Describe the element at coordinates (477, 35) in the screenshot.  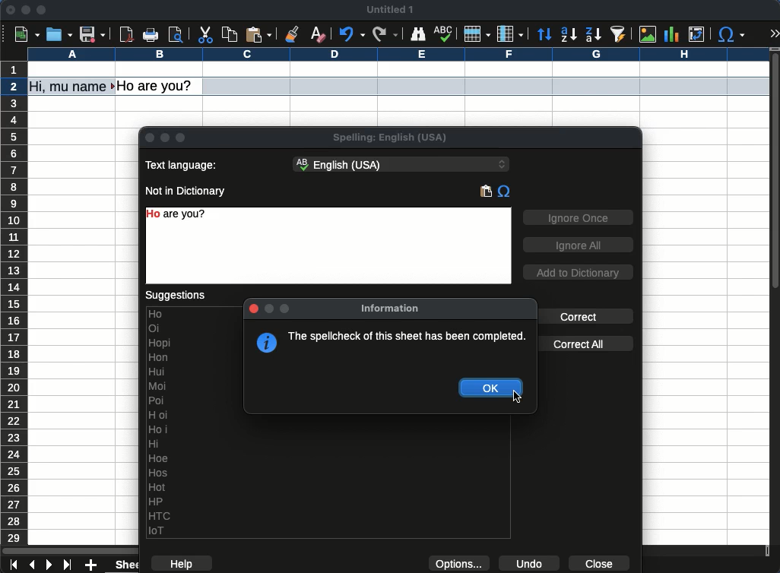
I see `row` at that location.